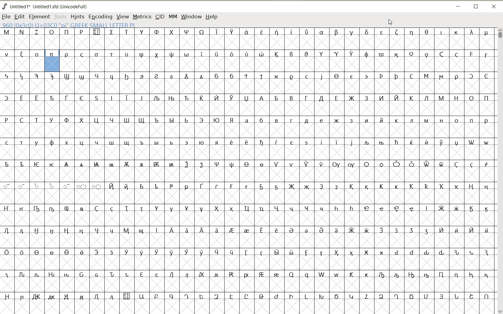 This screenshot has height=314, width=503. I want to click on FONT NAME, so click(46, 6).